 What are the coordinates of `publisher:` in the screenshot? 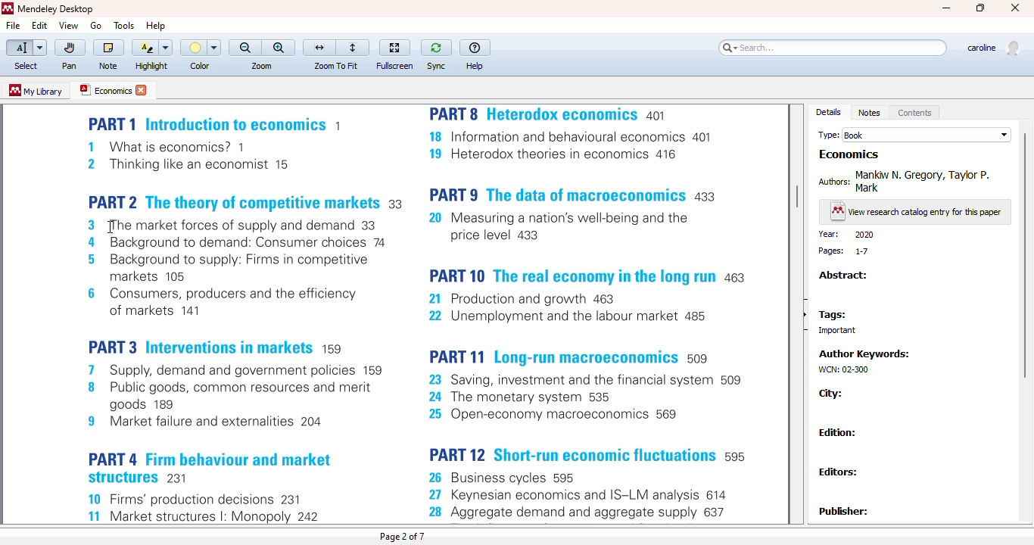 It's located at (846, 511).